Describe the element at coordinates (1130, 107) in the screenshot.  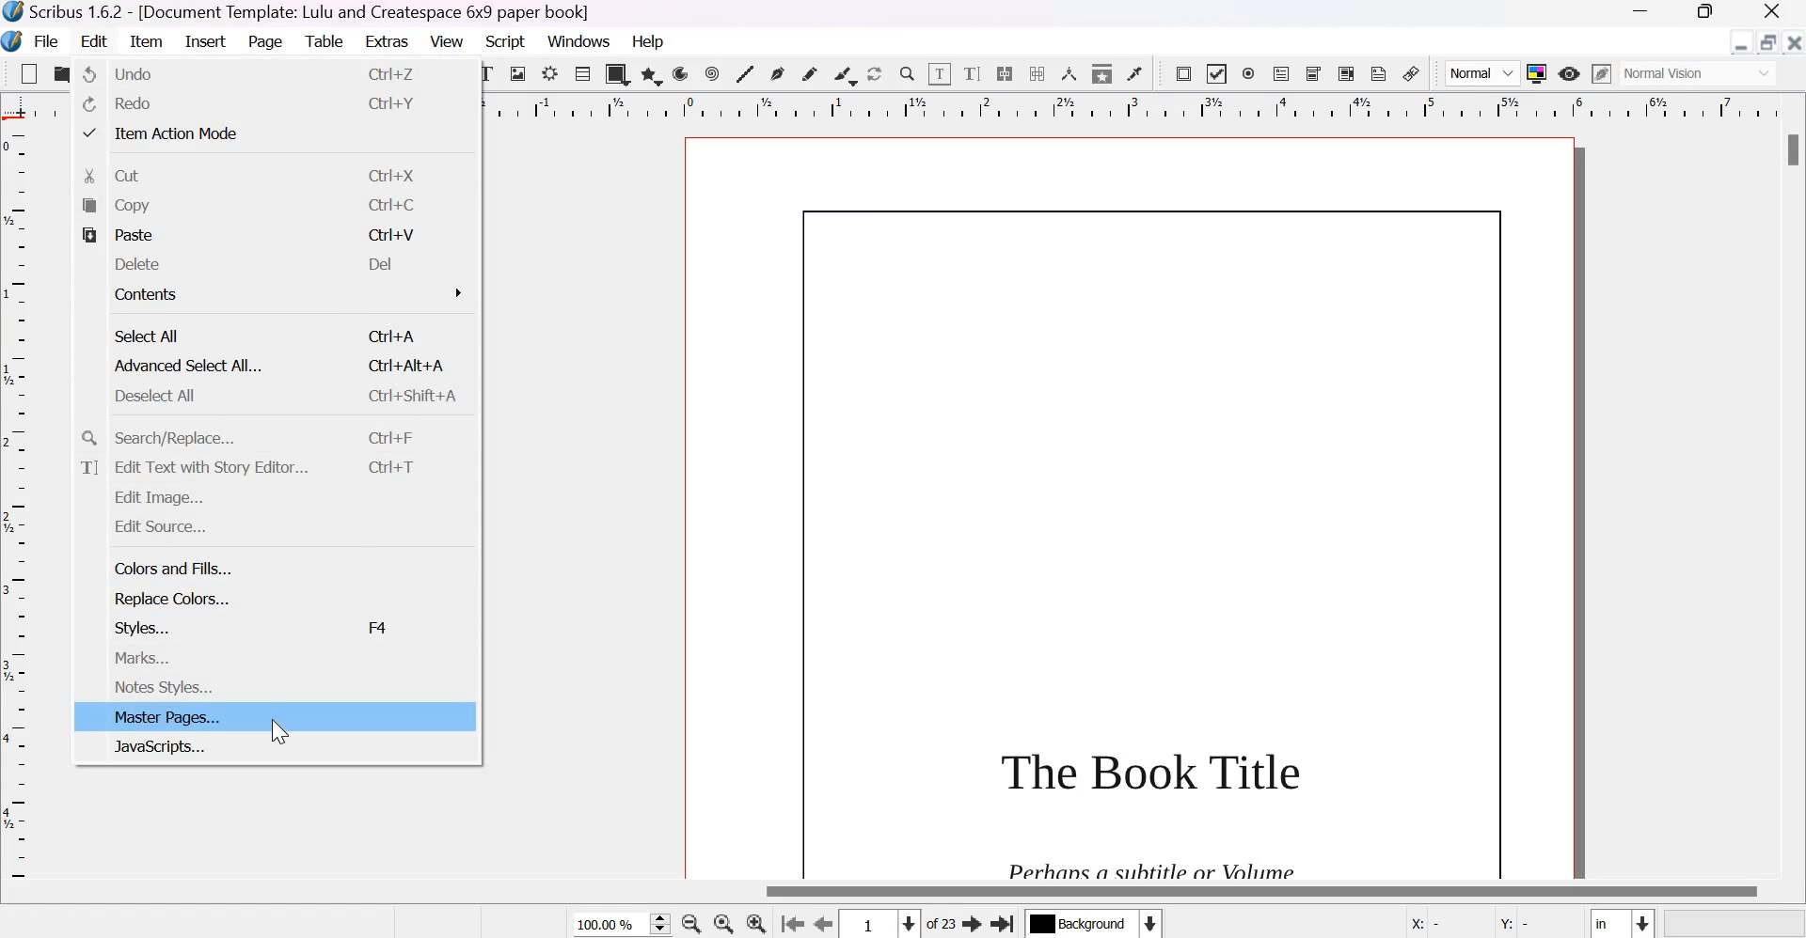
I see `horizontal scale` at that location.